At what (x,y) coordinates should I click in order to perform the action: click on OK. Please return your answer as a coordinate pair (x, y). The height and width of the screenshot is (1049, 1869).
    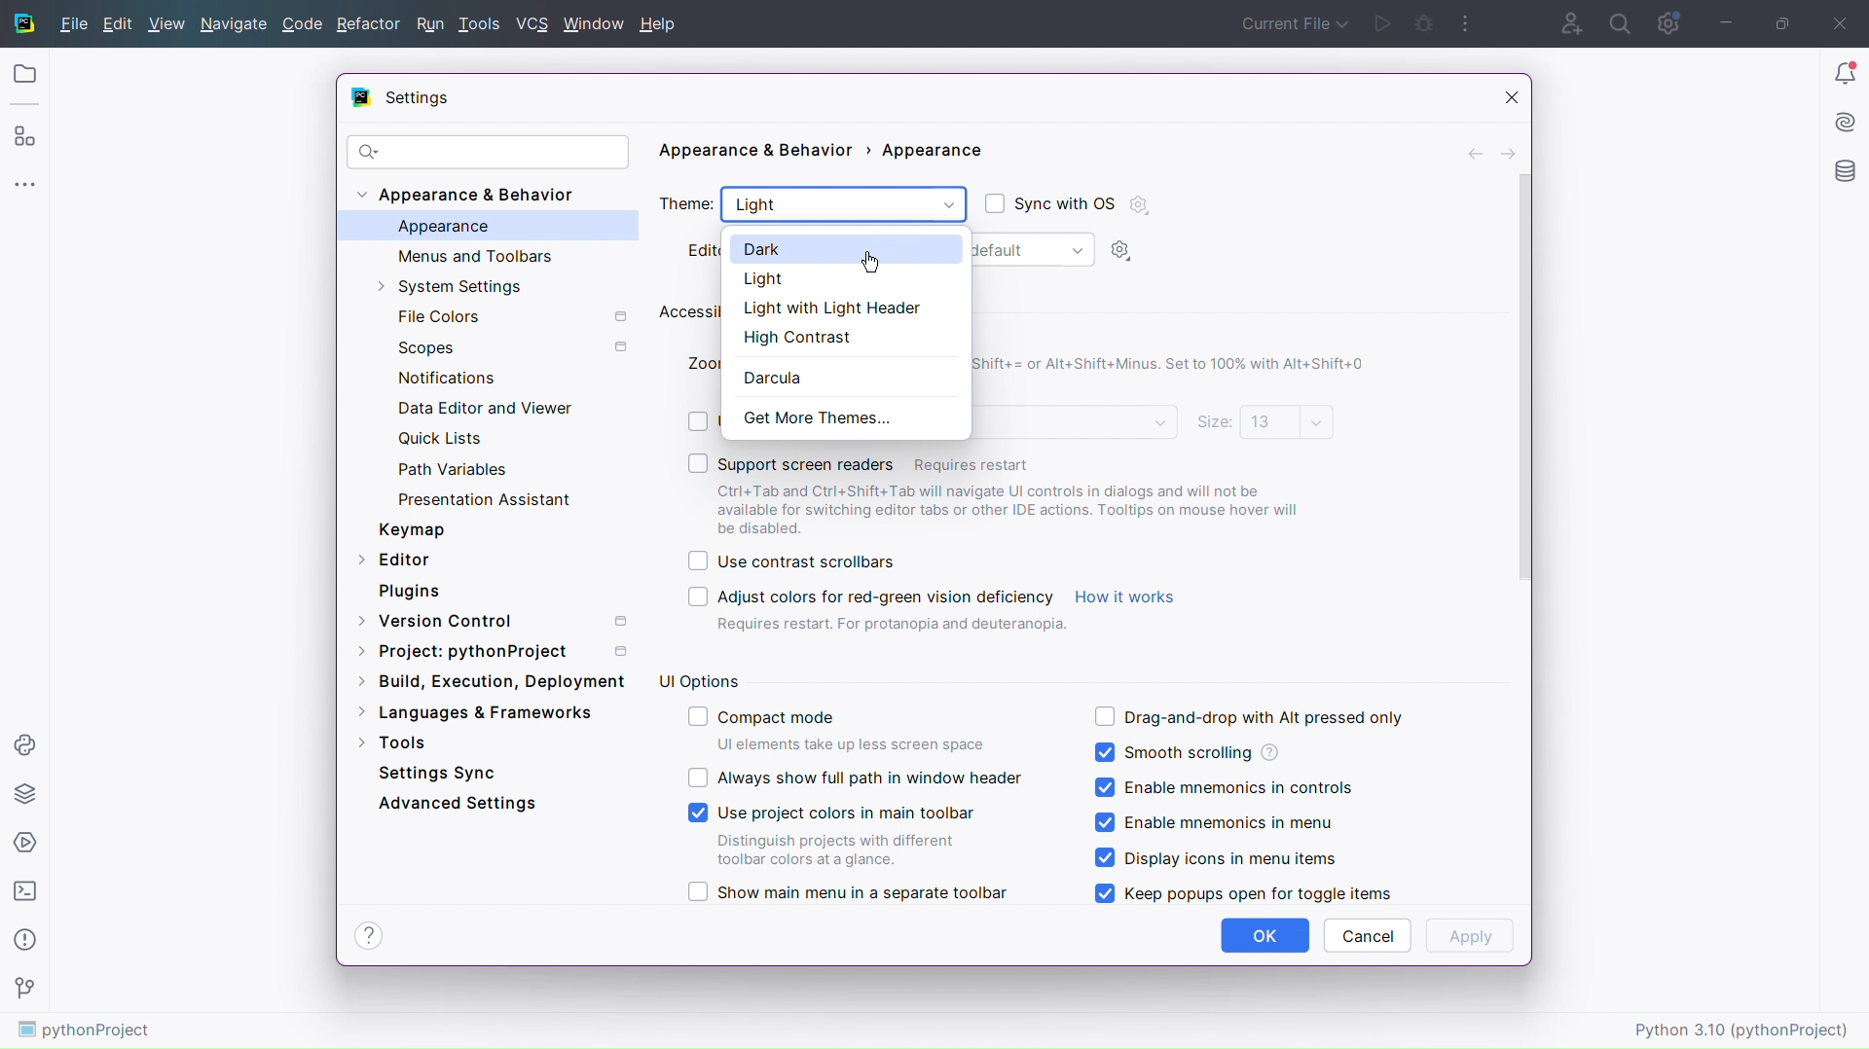
    Looking at the image, I should click on (1265, 936).